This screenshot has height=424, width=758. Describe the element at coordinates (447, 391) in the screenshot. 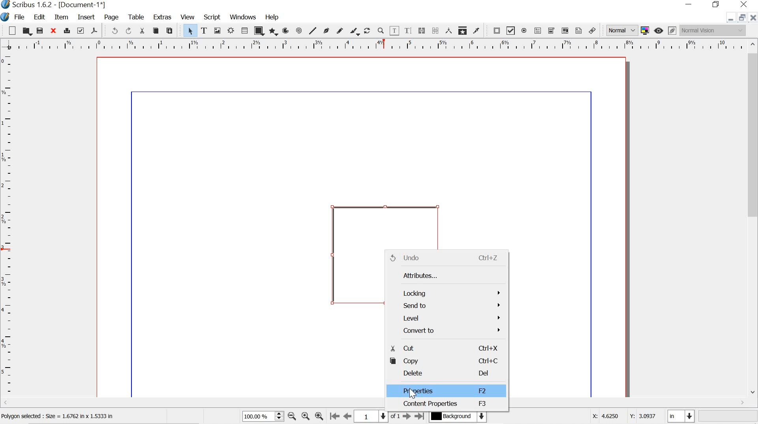

I see `properties` at that location.